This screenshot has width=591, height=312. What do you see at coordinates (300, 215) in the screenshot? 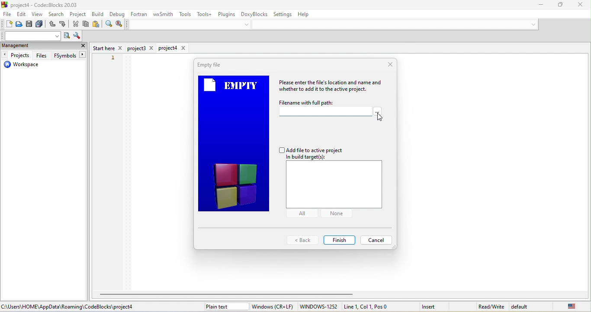
I see `all` at bounding box center [300, 215].